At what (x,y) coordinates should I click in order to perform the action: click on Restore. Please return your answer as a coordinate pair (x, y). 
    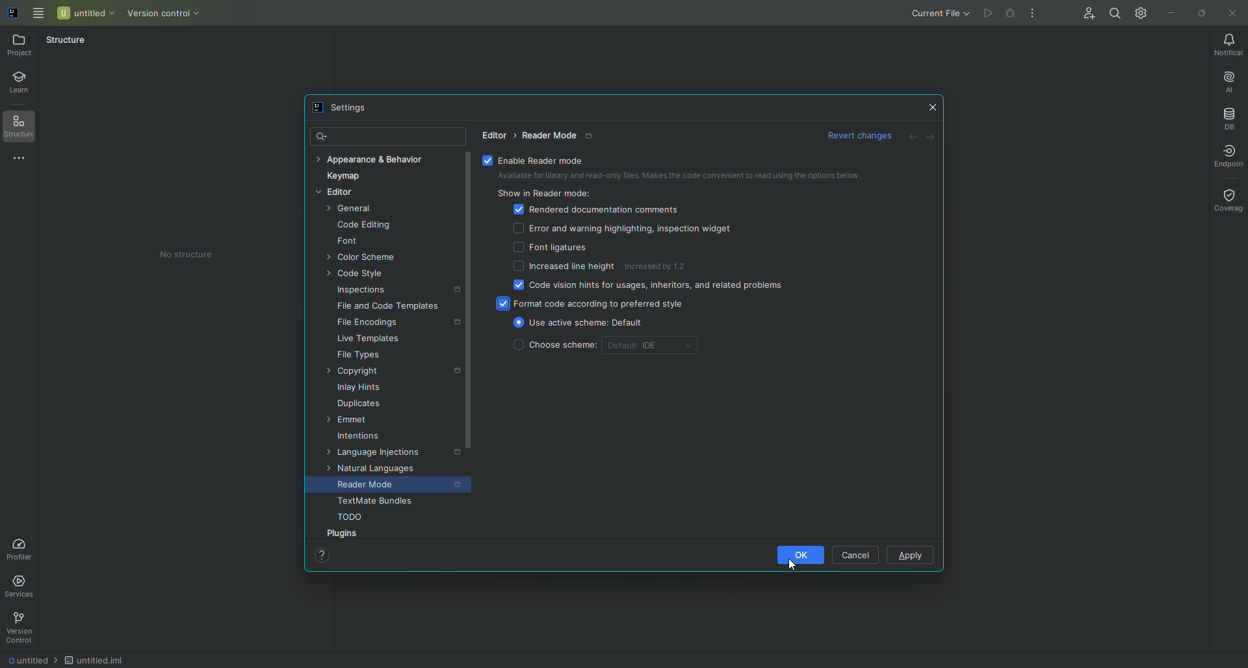
    Looking at the image, I should click on (1204, 12).